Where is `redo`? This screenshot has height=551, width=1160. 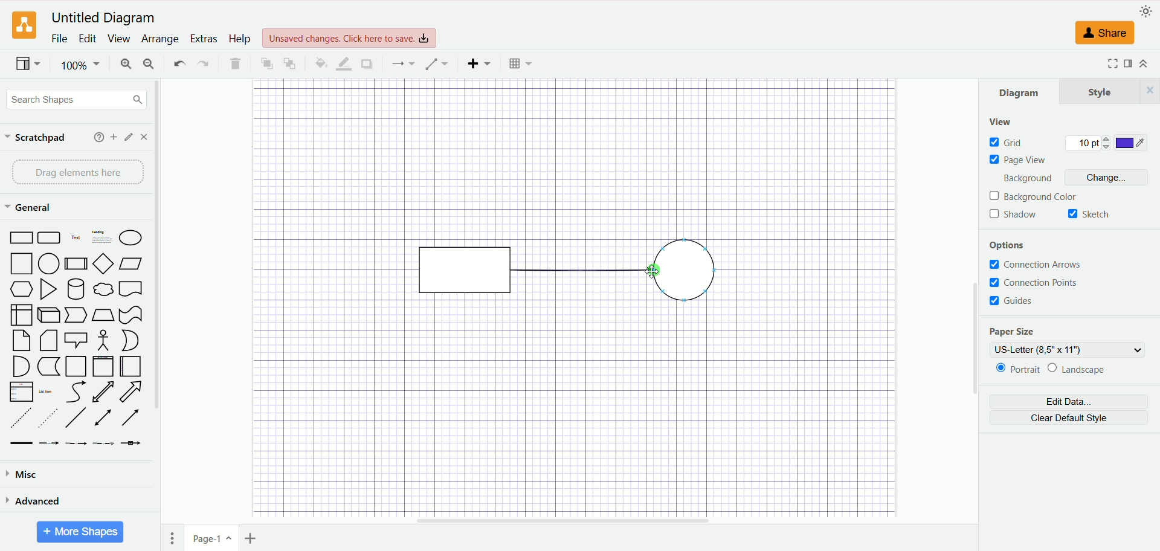 redo is located at coordinates (202, 63).